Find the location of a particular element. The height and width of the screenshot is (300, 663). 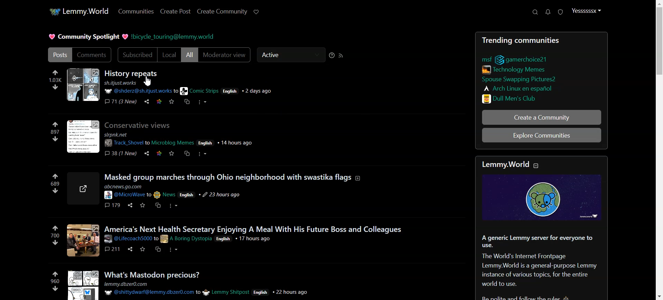

Save is located at coordinates (143, 250).